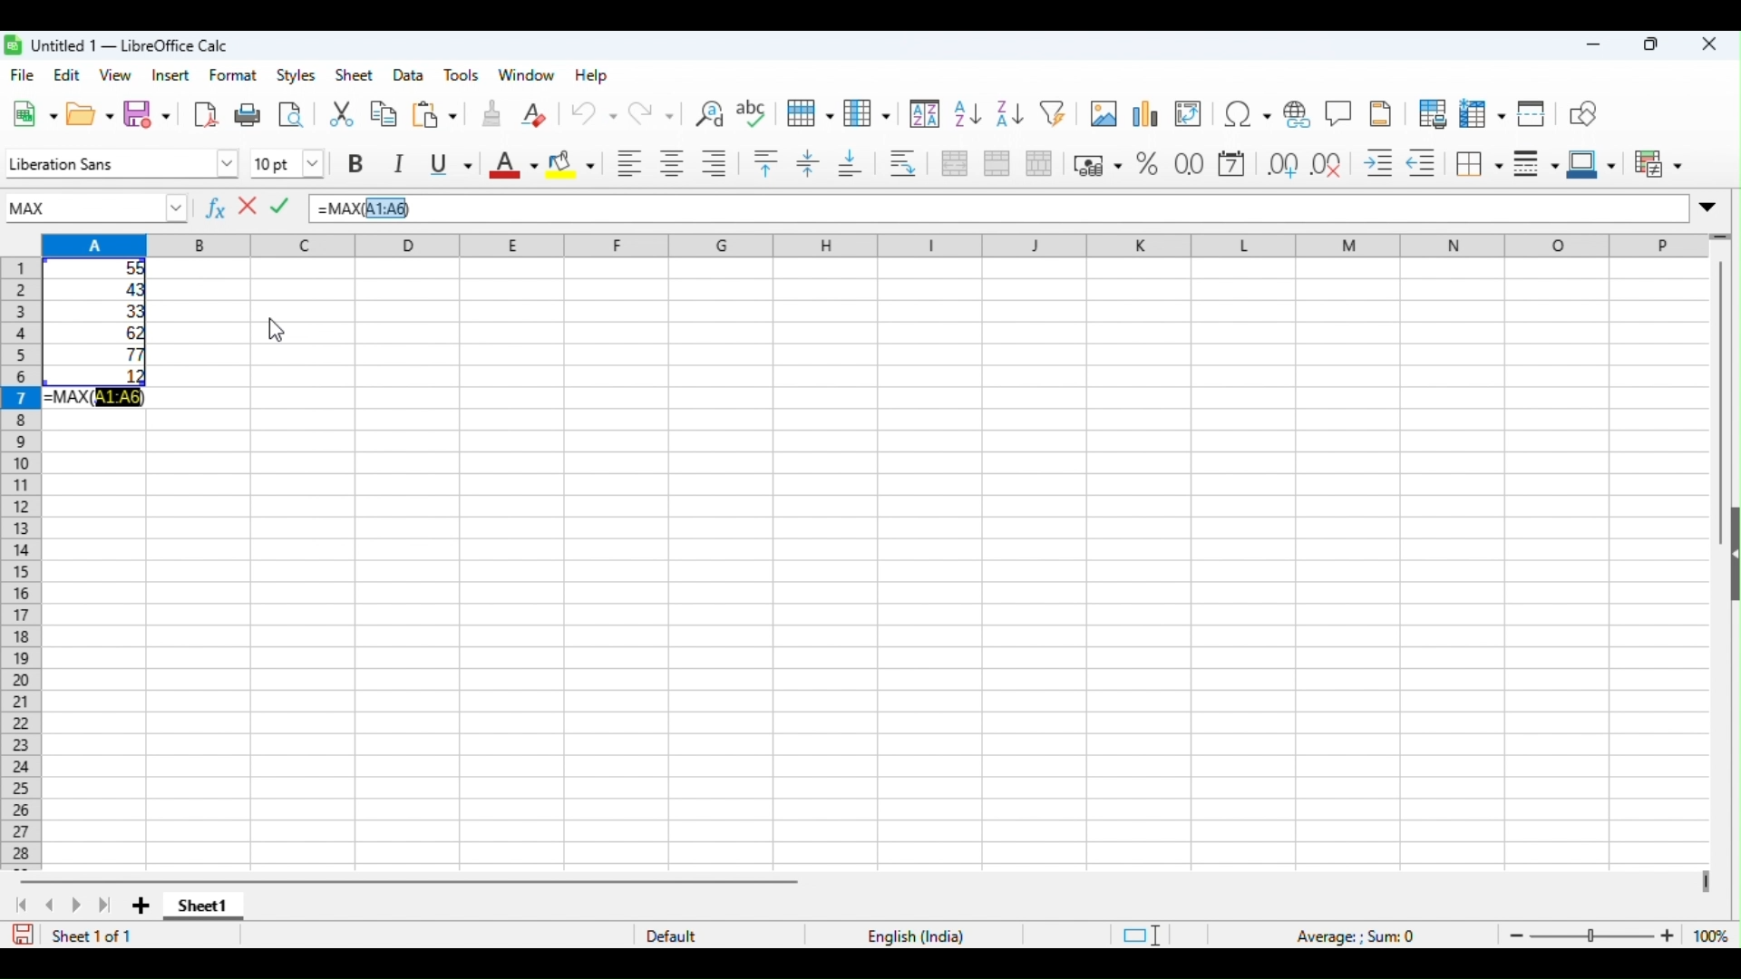  What do you see at coordinates (674, 164) in the screenshot?
I see `align center` at bounding box center [674, 164].